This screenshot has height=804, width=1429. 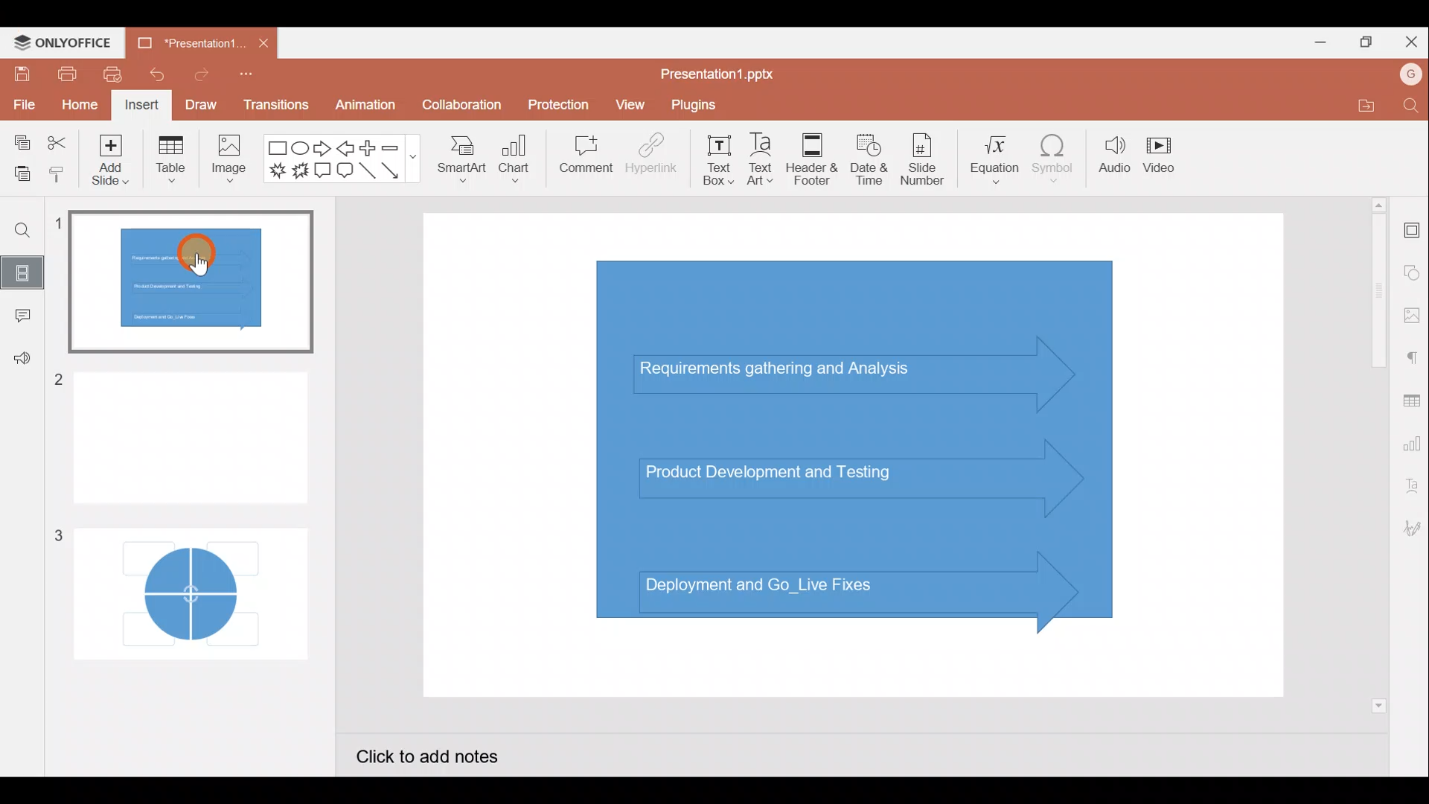 I want to click on Shape settings, so click(x=1412, y=267).